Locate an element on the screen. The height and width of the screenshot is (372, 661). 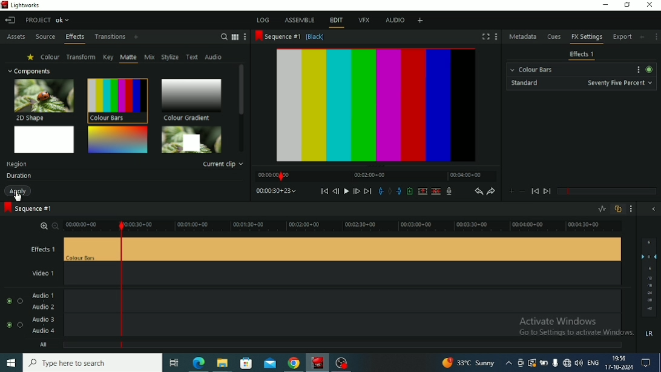
record a voice-over is located at coordinates (449, 191).